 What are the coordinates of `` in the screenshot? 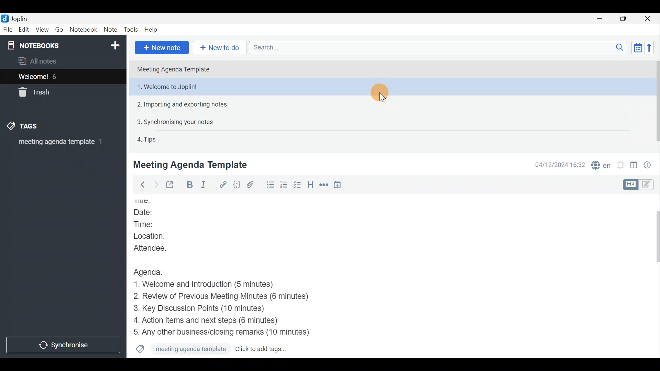 It's located at (147, 201).